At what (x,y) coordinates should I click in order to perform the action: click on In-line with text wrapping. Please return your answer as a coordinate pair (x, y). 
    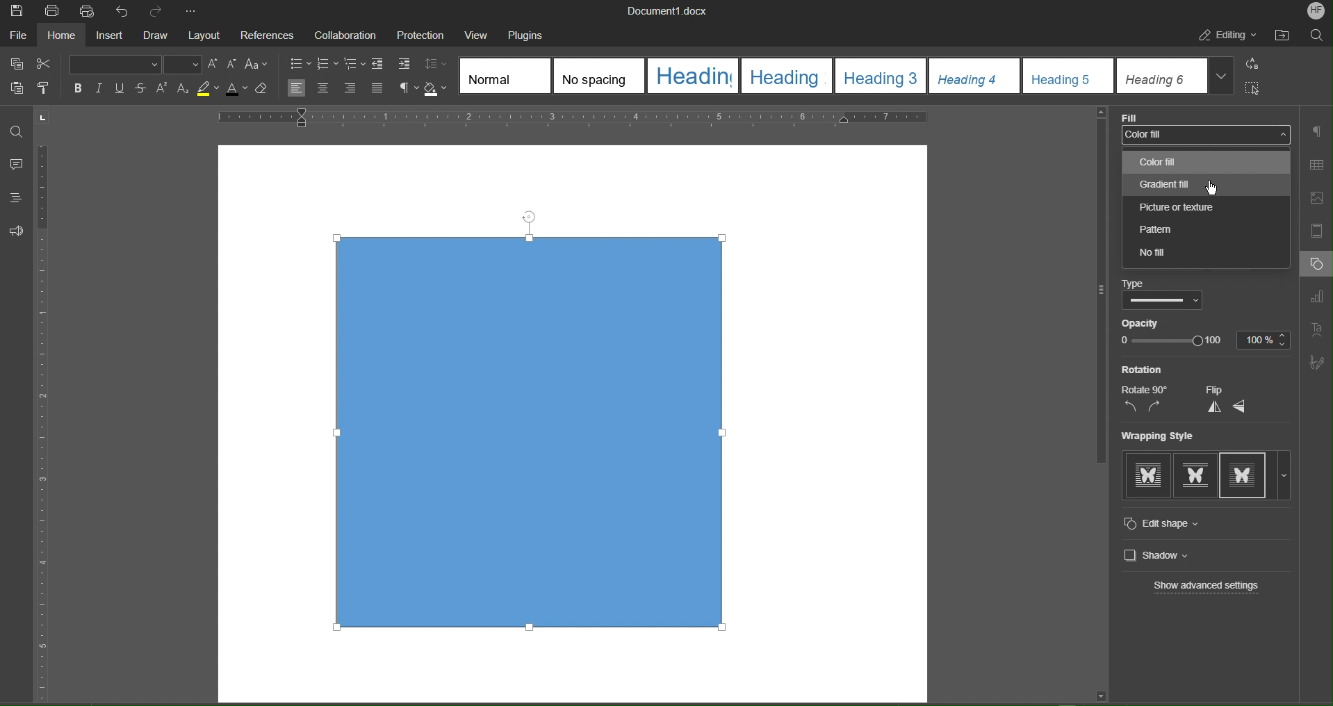
    Looking at the image, I should click on (1147, 479).